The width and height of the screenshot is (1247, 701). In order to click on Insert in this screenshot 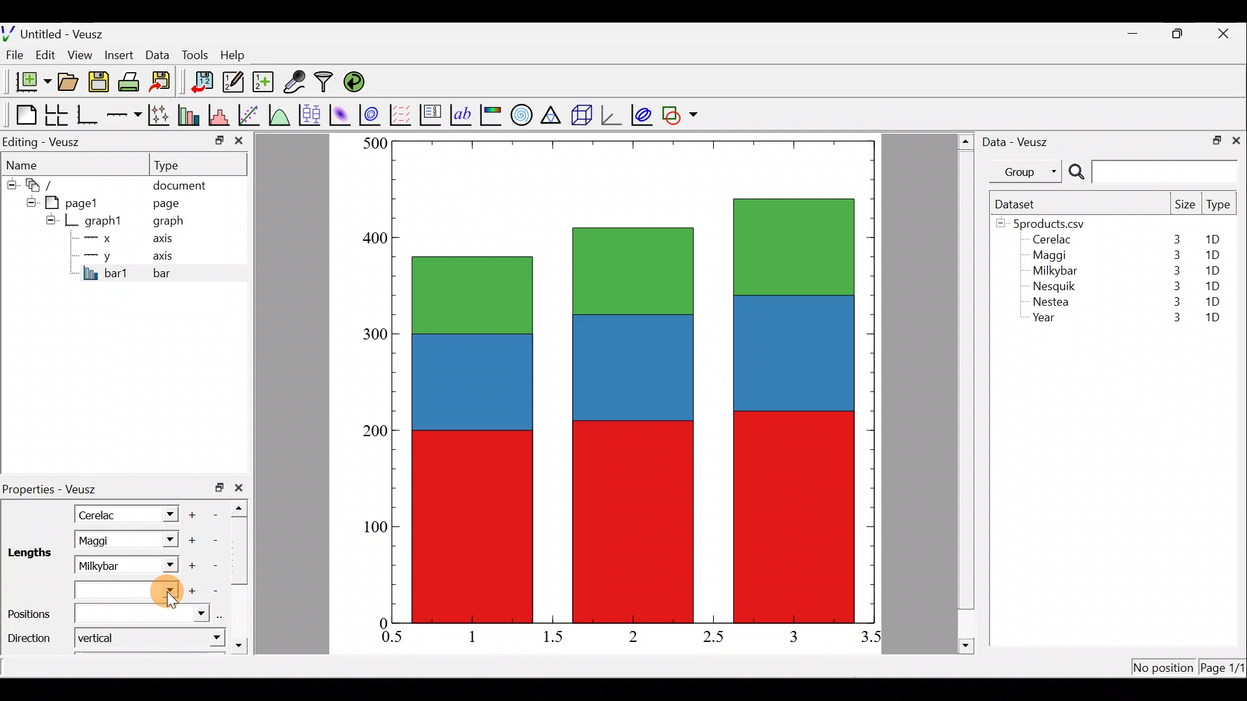, I will do `click(121, 55)`.